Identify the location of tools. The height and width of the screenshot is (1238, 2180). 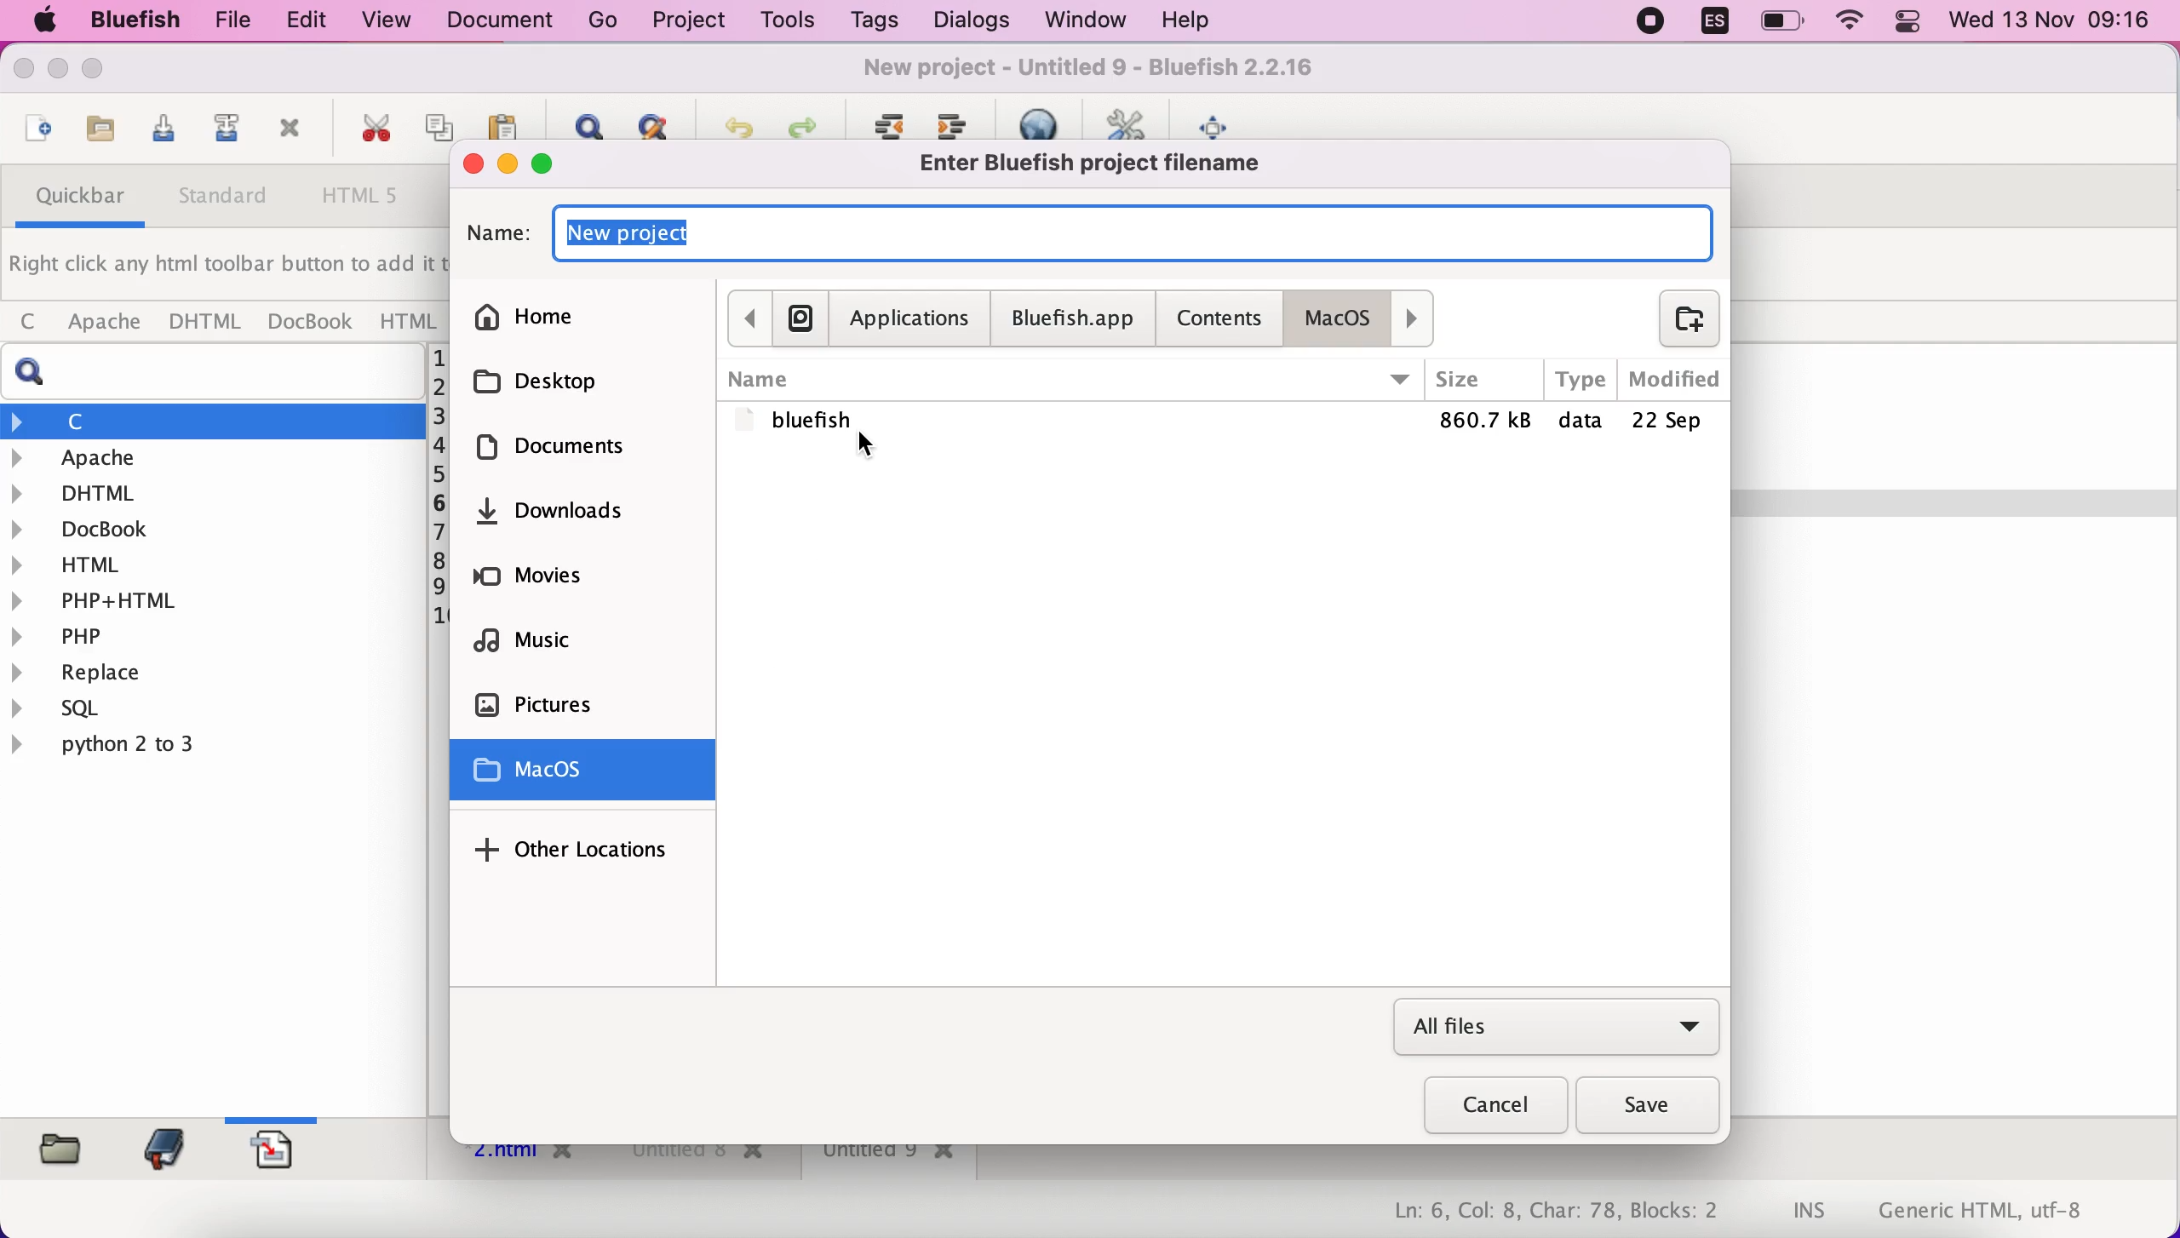
(783, 22).